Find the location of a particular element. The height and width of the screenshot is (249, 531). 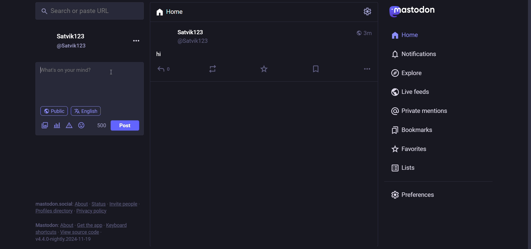

bookmark is located at coordinates (414, 130).